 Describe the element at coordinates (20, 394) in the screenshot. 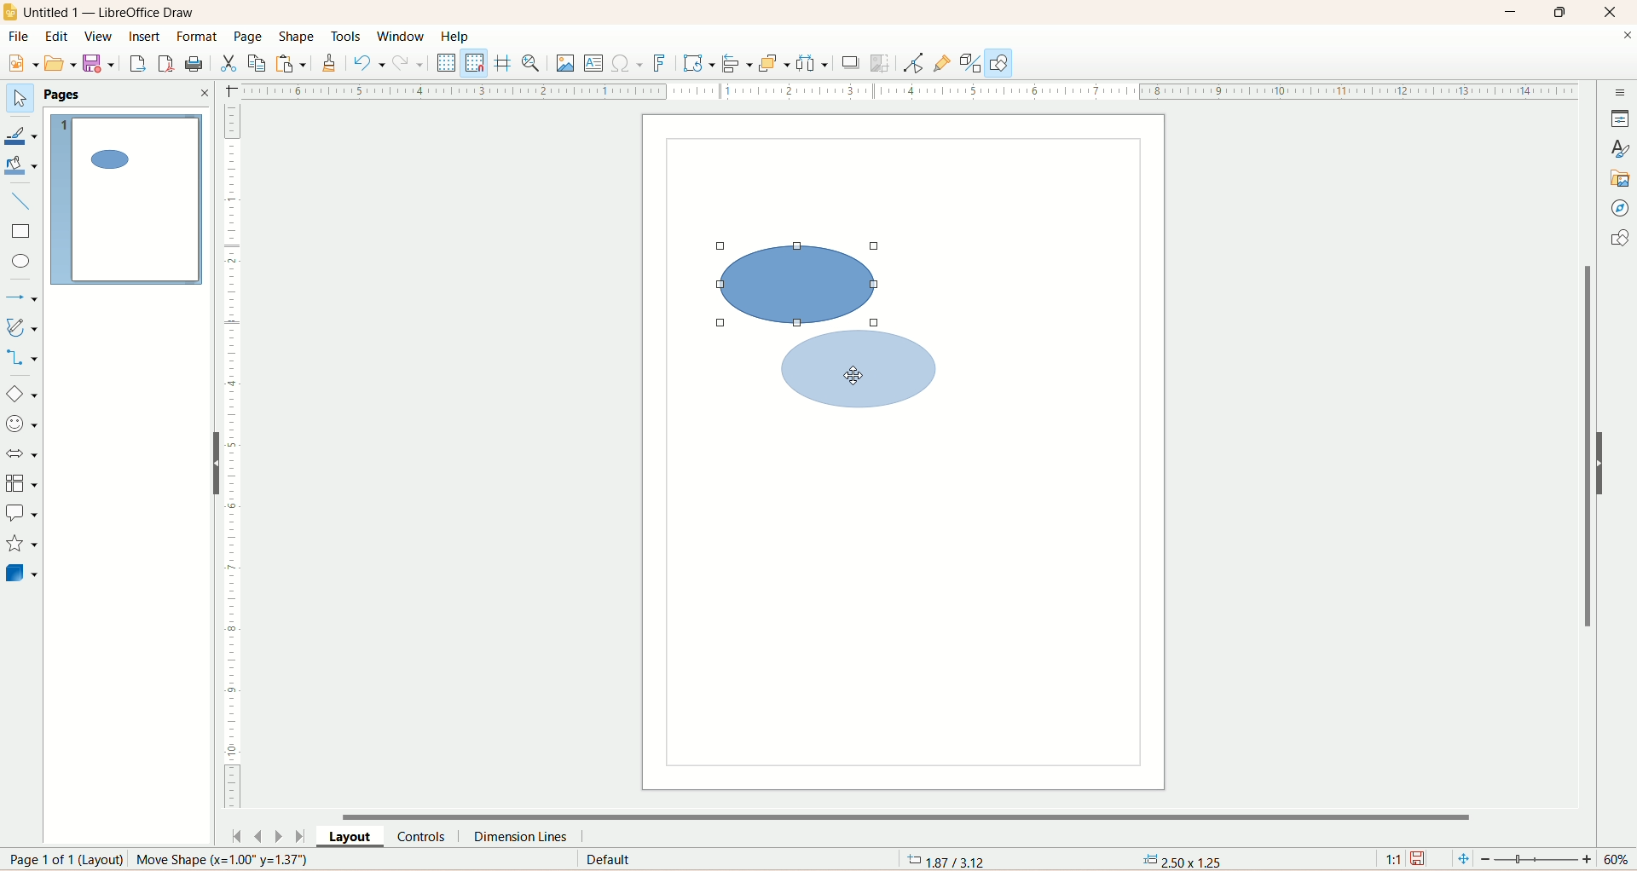

I see `basic shapes` at that location.